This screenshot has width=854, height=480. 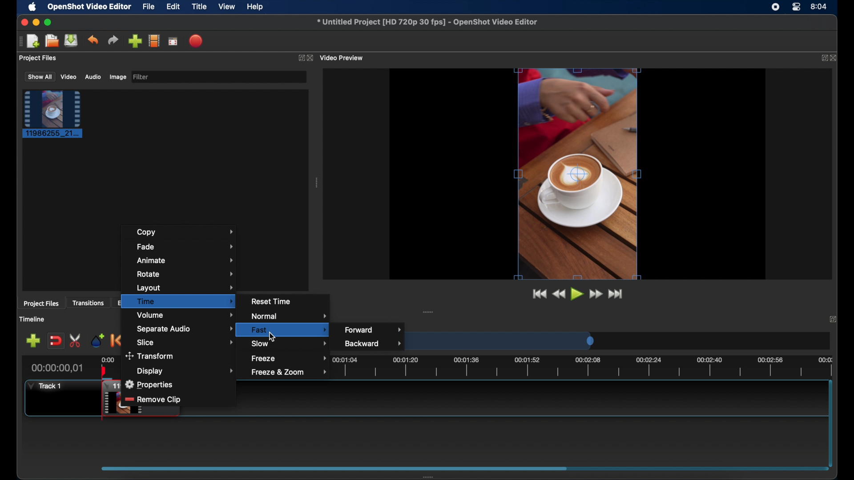 What do you see at coordinates (822, 58) in the screenshot?
I see `expand` at bounding box center [822, 58].